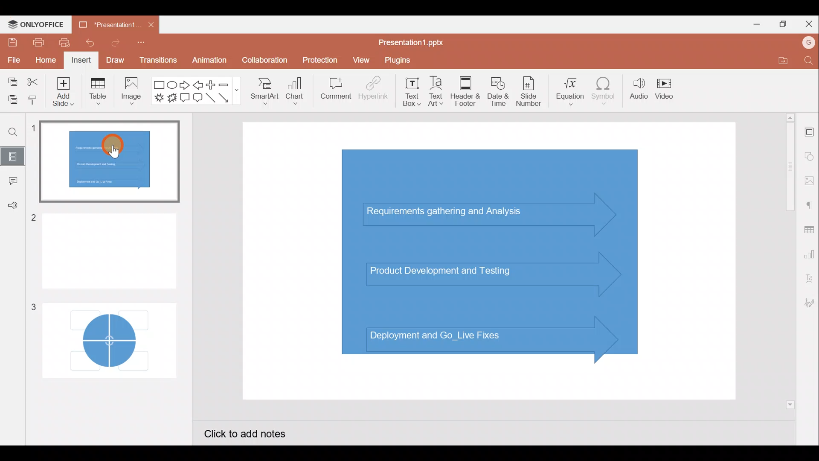 Image resolution: width=819 pixels, height=461 pixels. What do you see at coordinates (65, 43) in the screenshot?
I see `Quick print` at bounding box center [65, 43].